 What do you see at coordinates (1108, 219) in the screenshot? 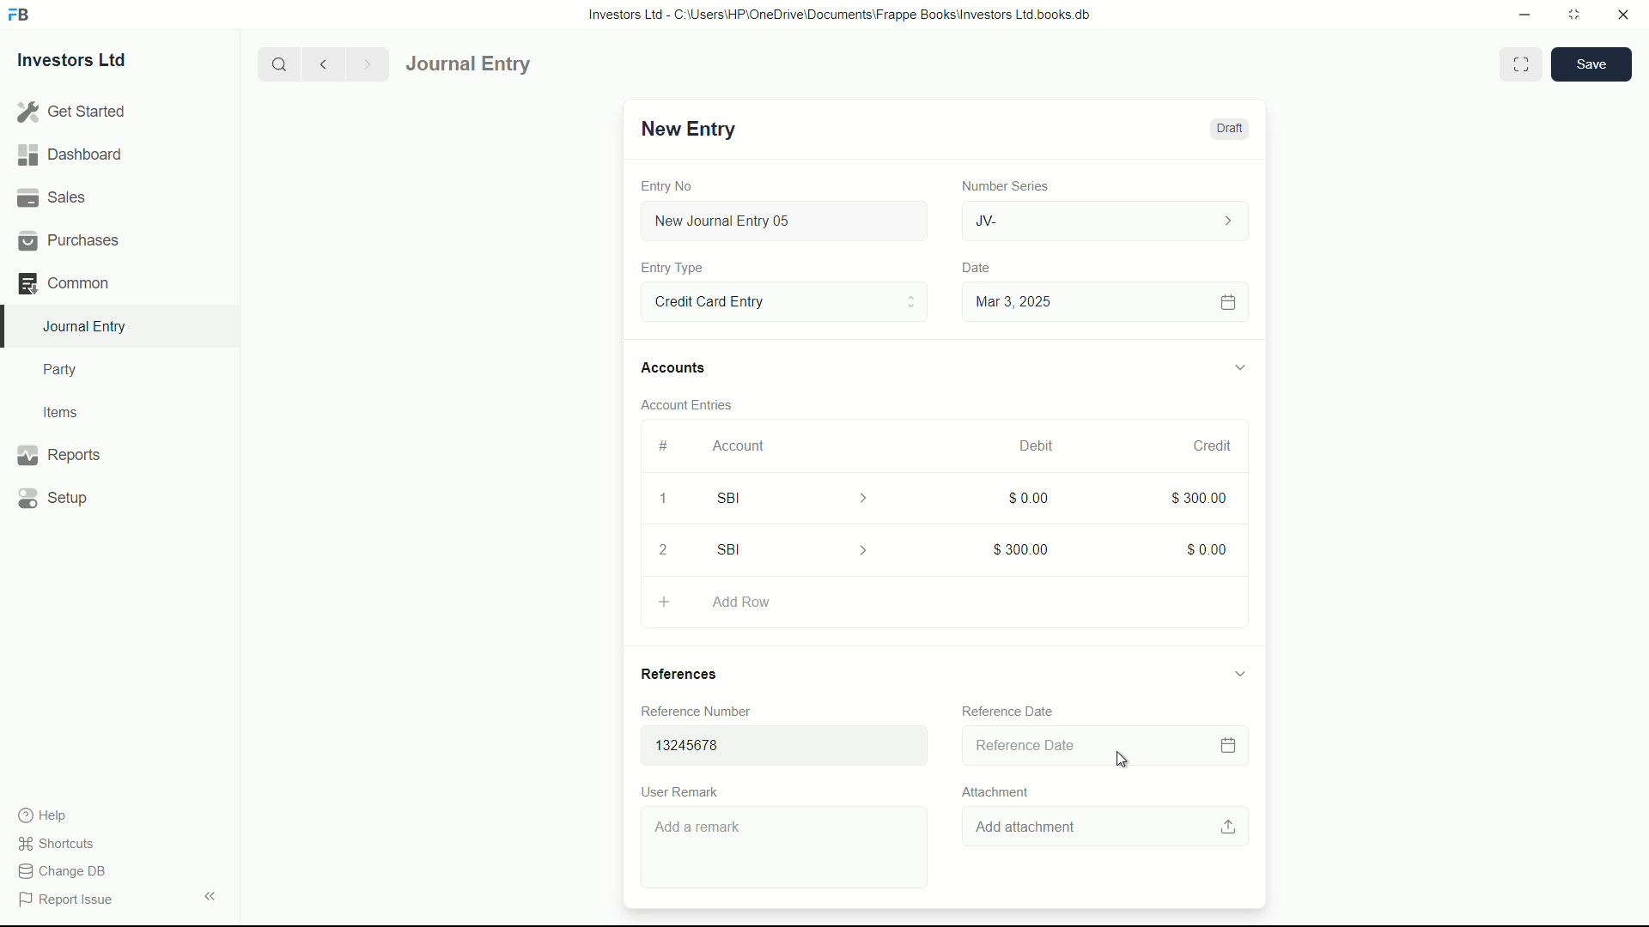
I see `JV` at bounding box center [1108, 219].